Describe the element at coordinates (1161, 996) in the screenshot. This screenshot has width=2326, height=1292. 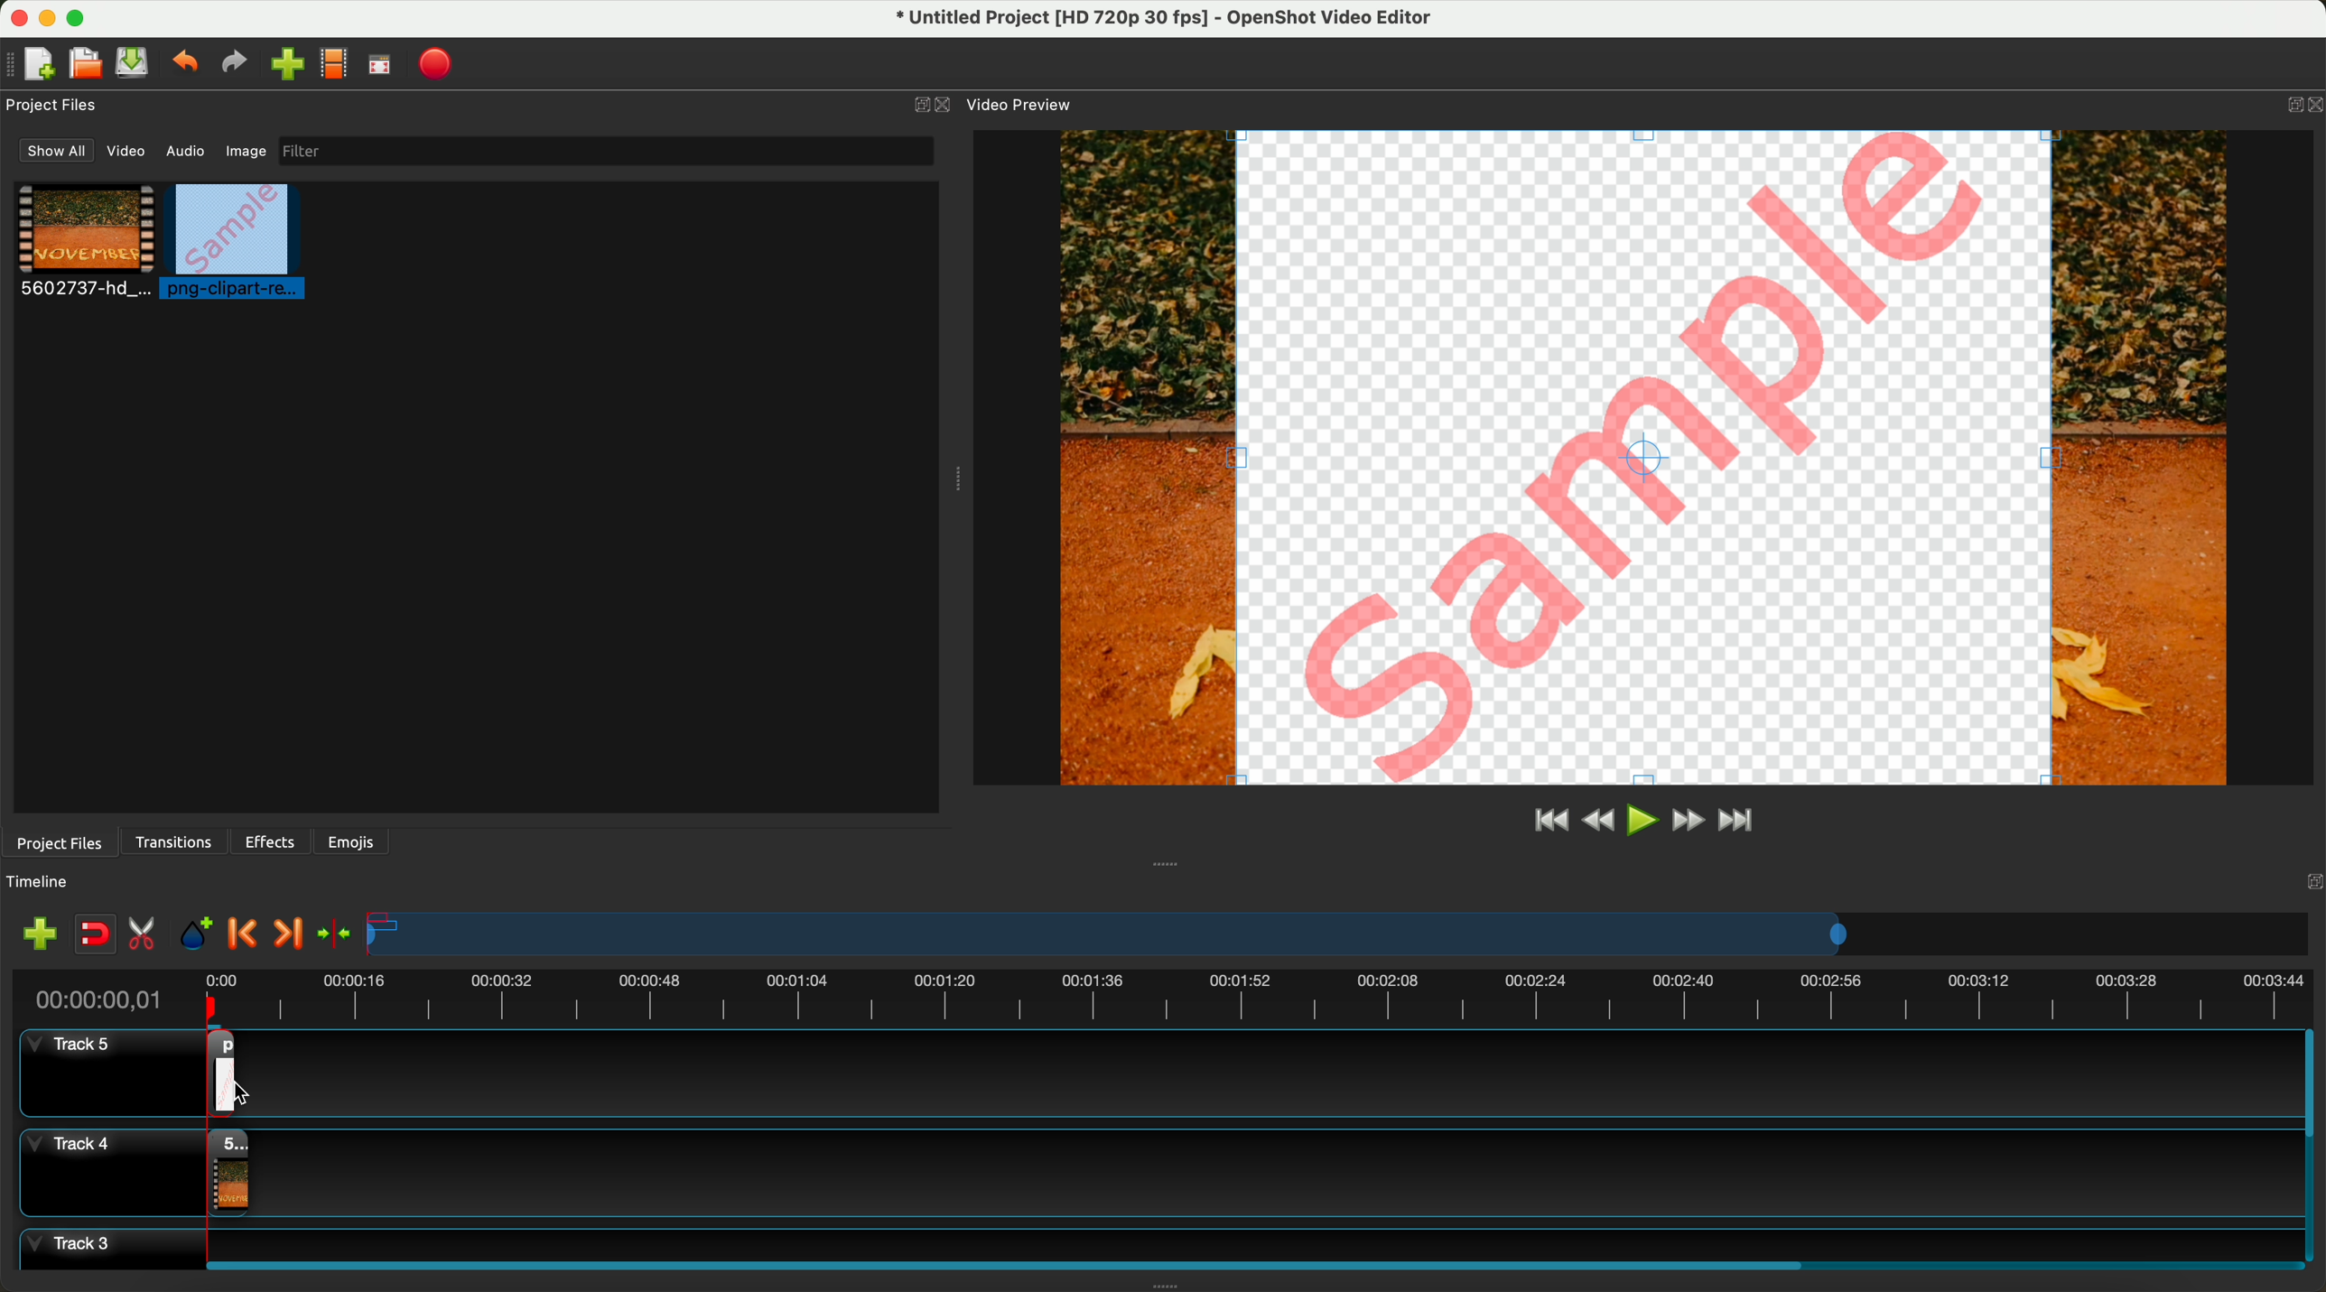
I see `timeline` at that location.